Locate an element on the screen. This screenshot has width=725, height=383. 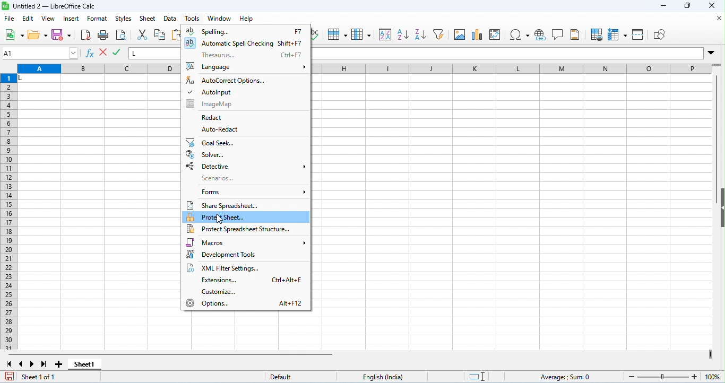
row numbers is located at coordinates (10, 212).